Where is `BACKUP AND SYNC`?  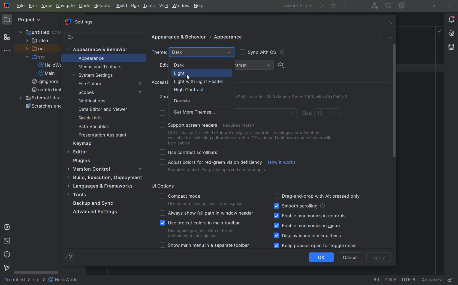
BACKUP AND SYNC is located at coordinates (94, 204).